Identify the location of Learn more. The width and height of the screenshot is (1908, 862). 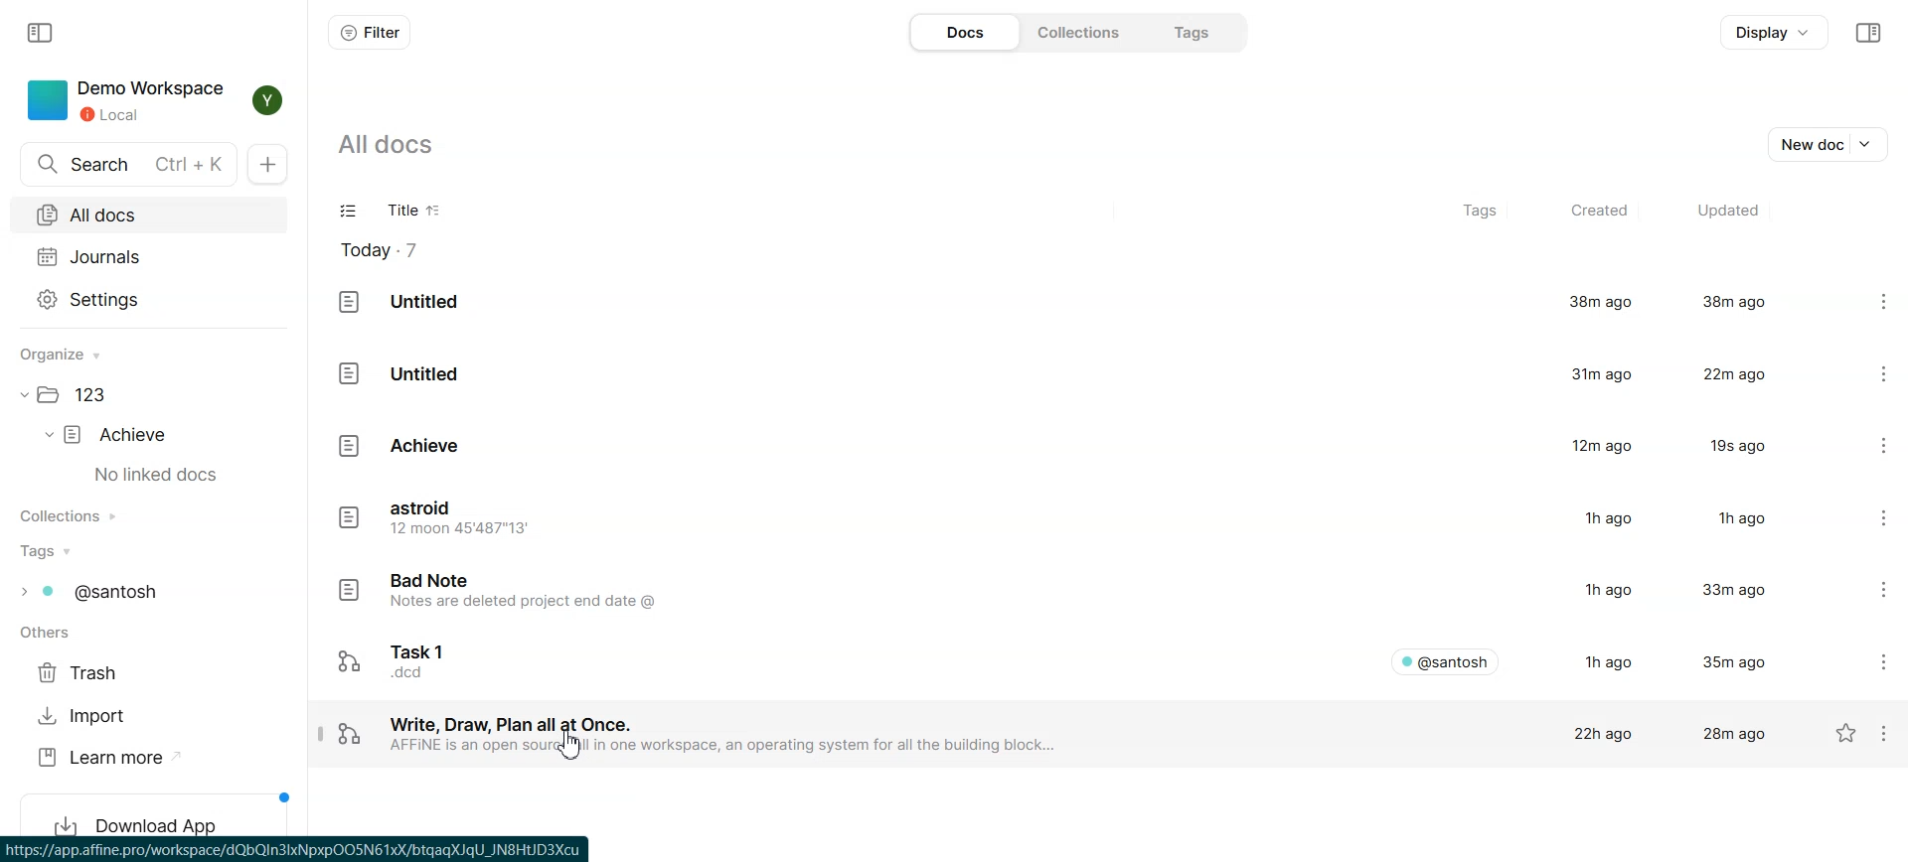
(109, 758).